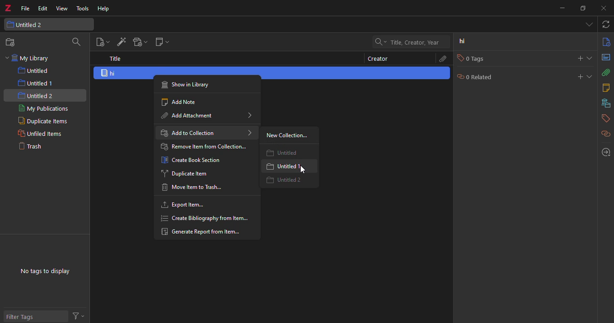 The width and height of the screenshot is (614, 323). I want to click on create bibliography from item, so click(205, 218).